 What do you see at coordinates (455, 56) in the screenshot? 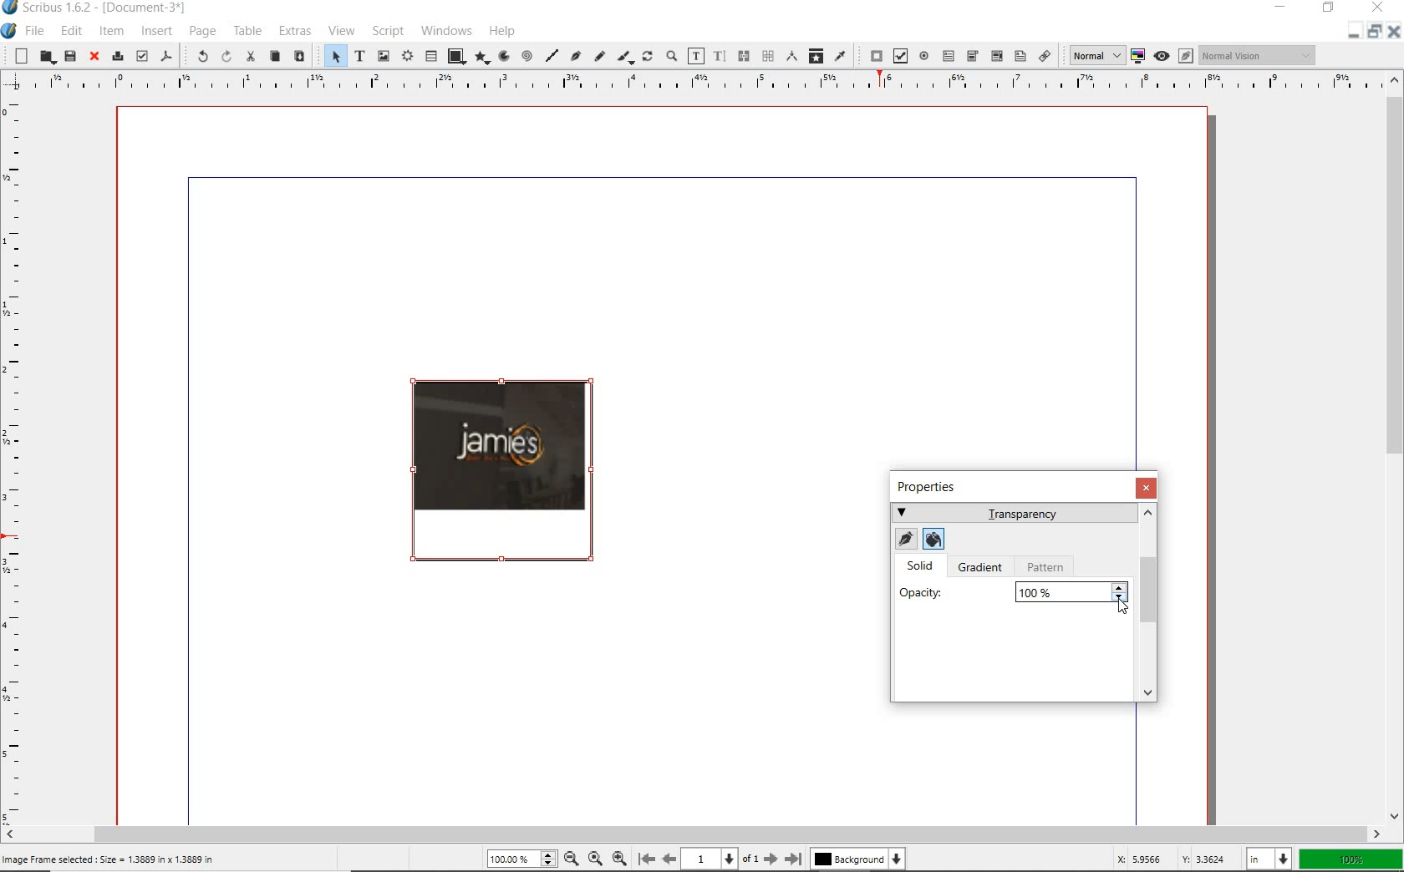
I see `shape` at bounding box center [455, 56].